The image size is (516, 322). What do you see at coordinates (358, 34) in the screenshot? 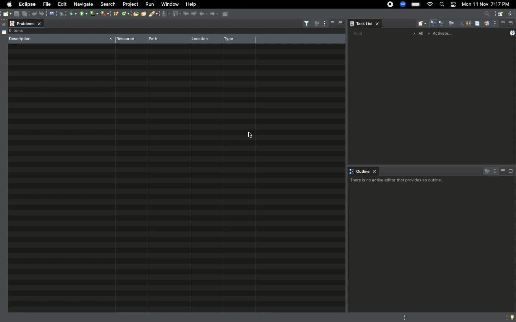
I see `find` at bounding box center [358, 34].